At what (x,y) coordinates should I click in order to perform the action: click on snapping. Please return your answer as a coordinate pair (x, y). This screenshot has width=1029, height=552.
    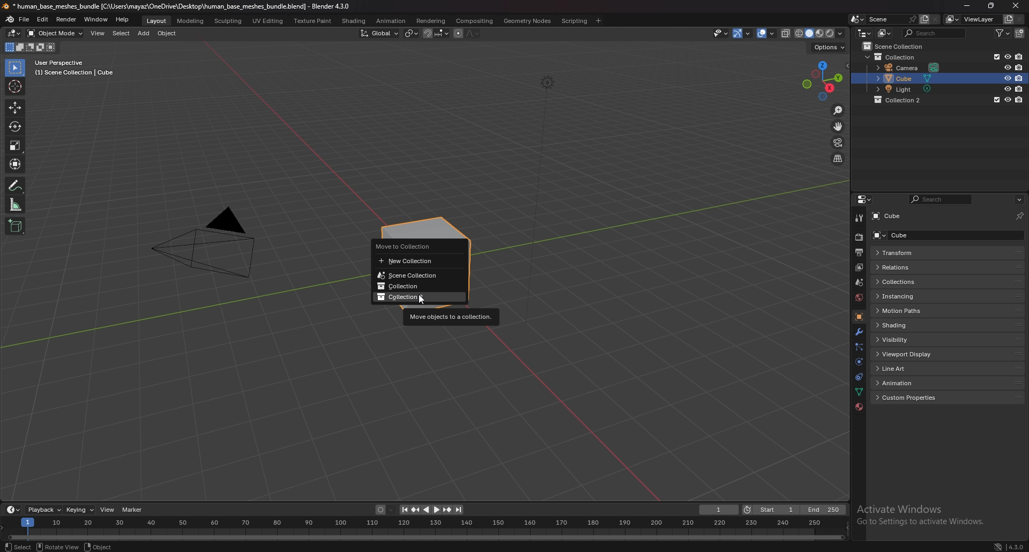
    Looking at the image, I should click on (436, 33).